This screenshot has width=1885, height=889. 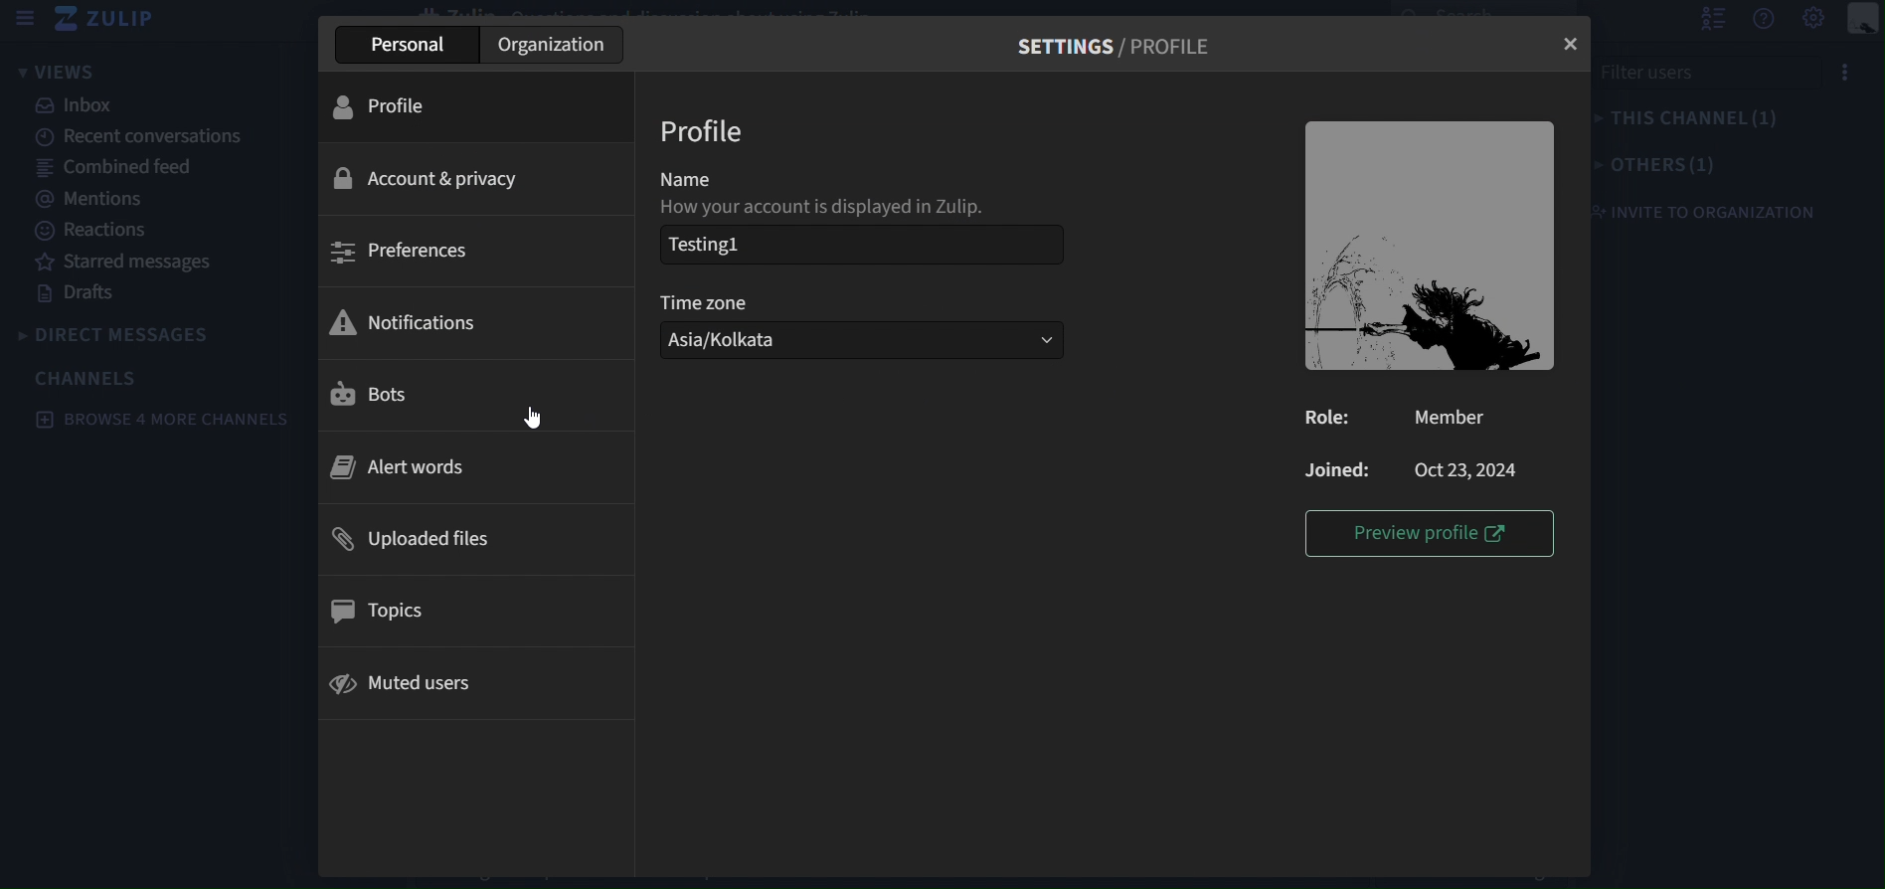 What do you see at coordinates (148, 106) in the screenshot?
I see `inbox` at bounding box center [148, 106].